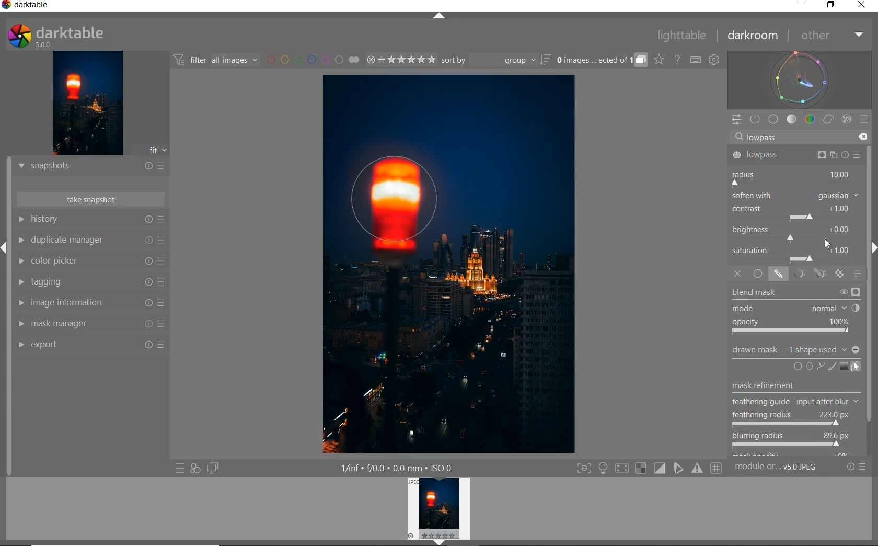 The image size is (878, 546). I want to click on BRIGHTNESS, so click(795, 233).